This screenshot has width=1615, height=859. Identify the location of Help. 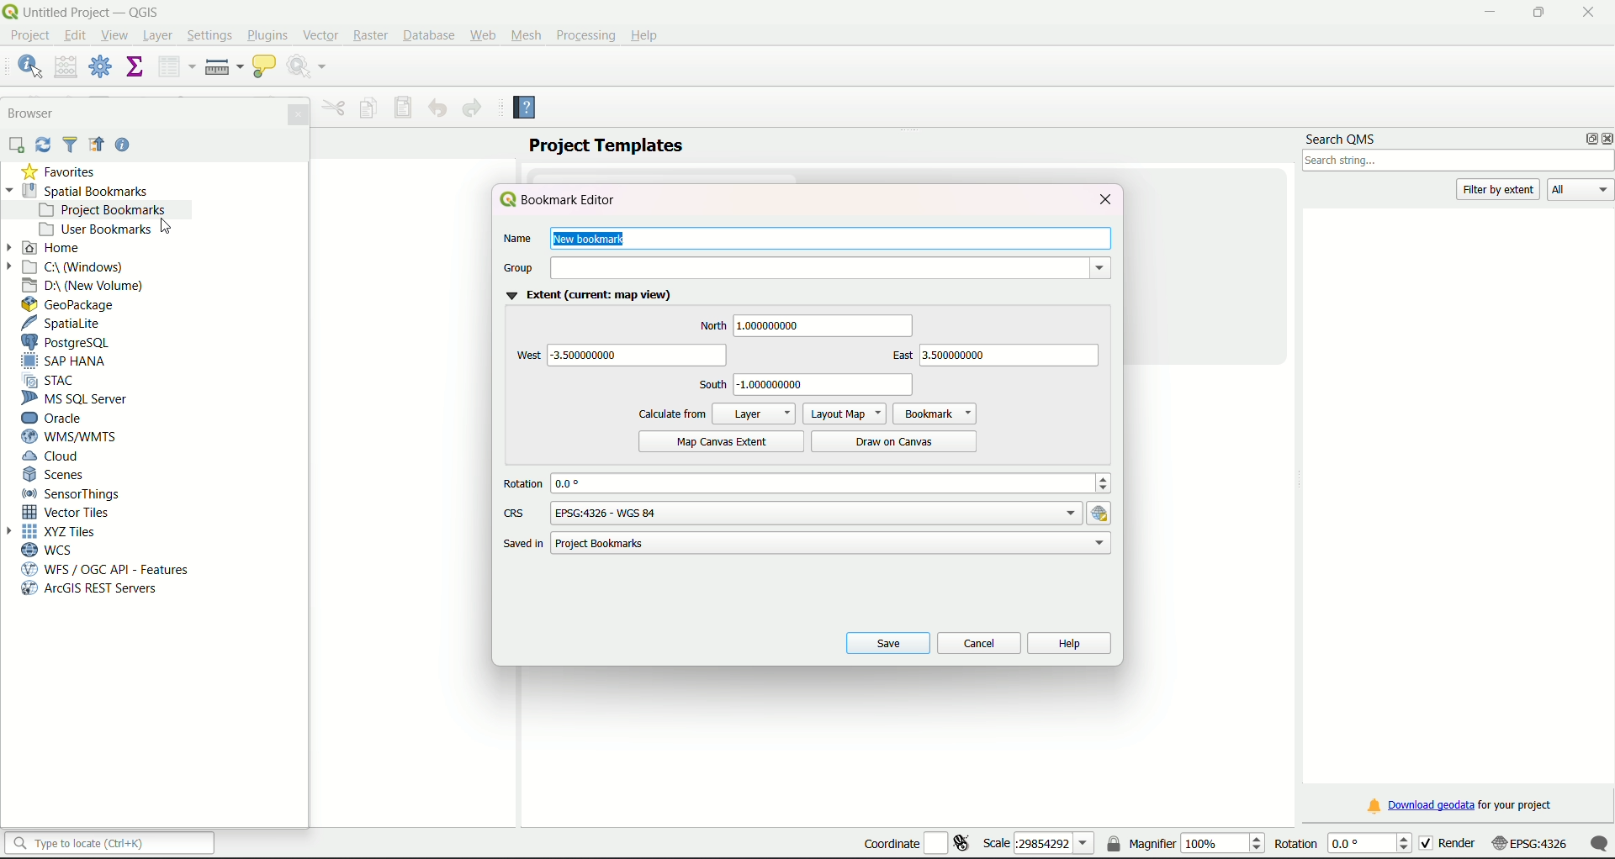
(532, 110).